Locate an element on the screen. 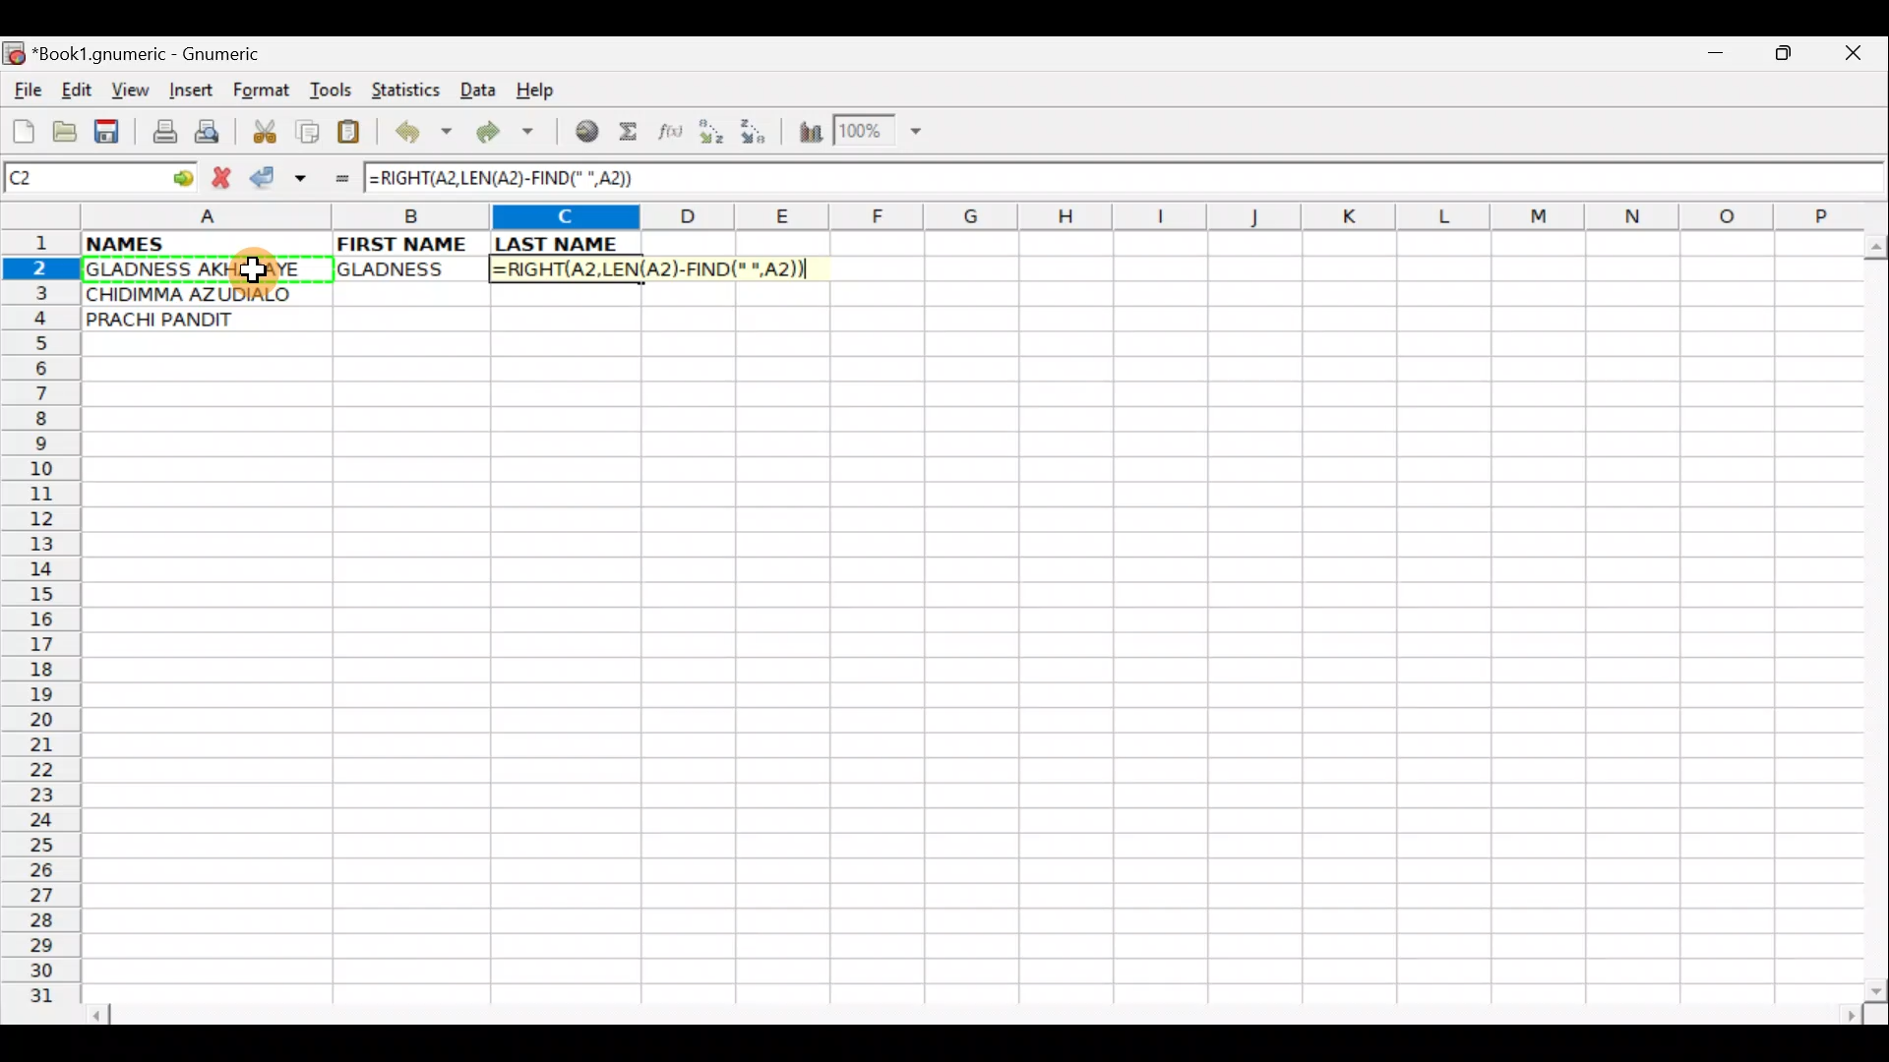  =RIGHT(A2,LEN(A2)-FIND(" ",A2)) is located at coordinates (507, 175).